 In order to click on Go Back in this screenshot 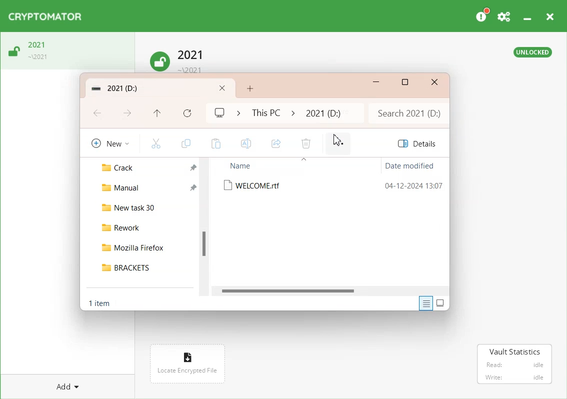, I will do `click(98, 114)`.